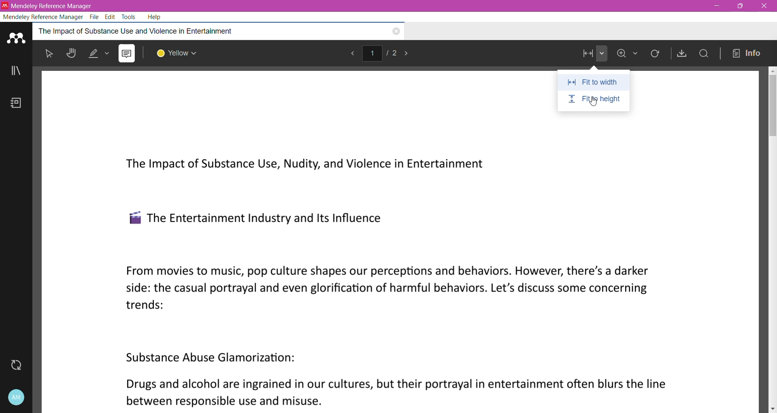 This screenshot has width=777, height=413. Describe the element at coordinates (100, 54) in the screenshot. I see `Highlight options` at that location.